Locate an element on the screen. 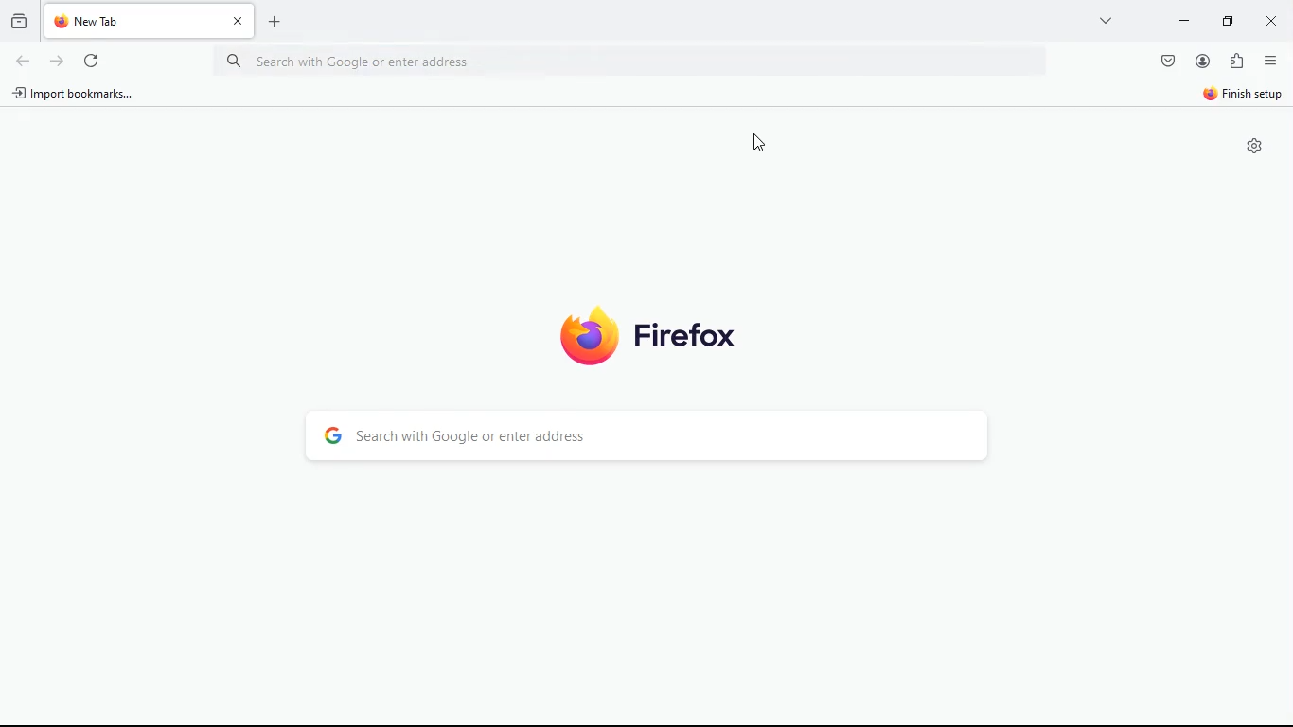 The height and width of the screenshot is (727, 1293). pocket is located at coordinates (1166, 62).